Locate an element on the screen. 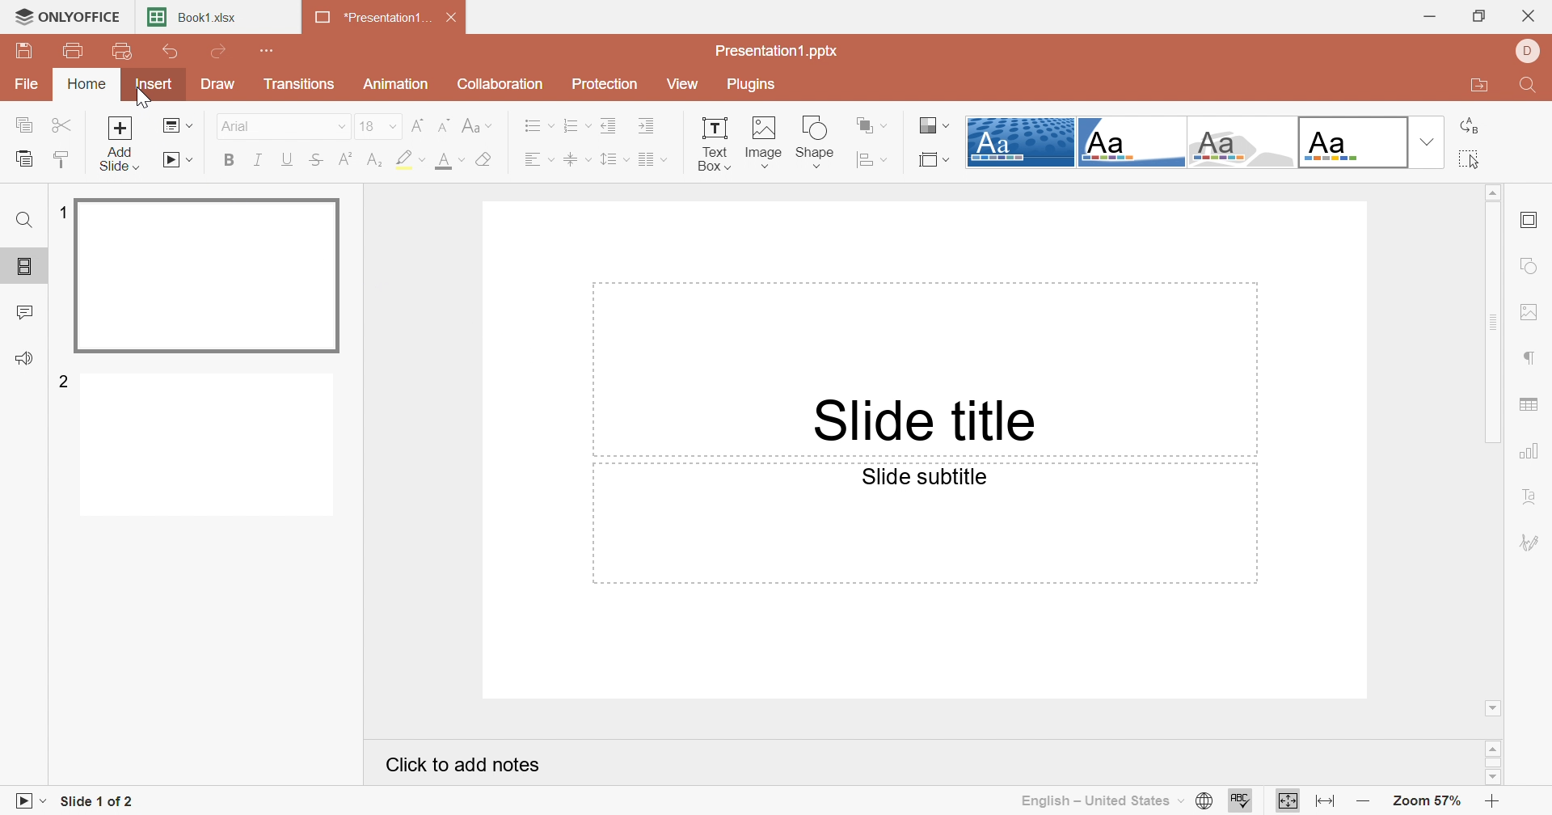 The height and width of the screenshot is (815, 1552). Copy Style is located at coordinates (62, 159).